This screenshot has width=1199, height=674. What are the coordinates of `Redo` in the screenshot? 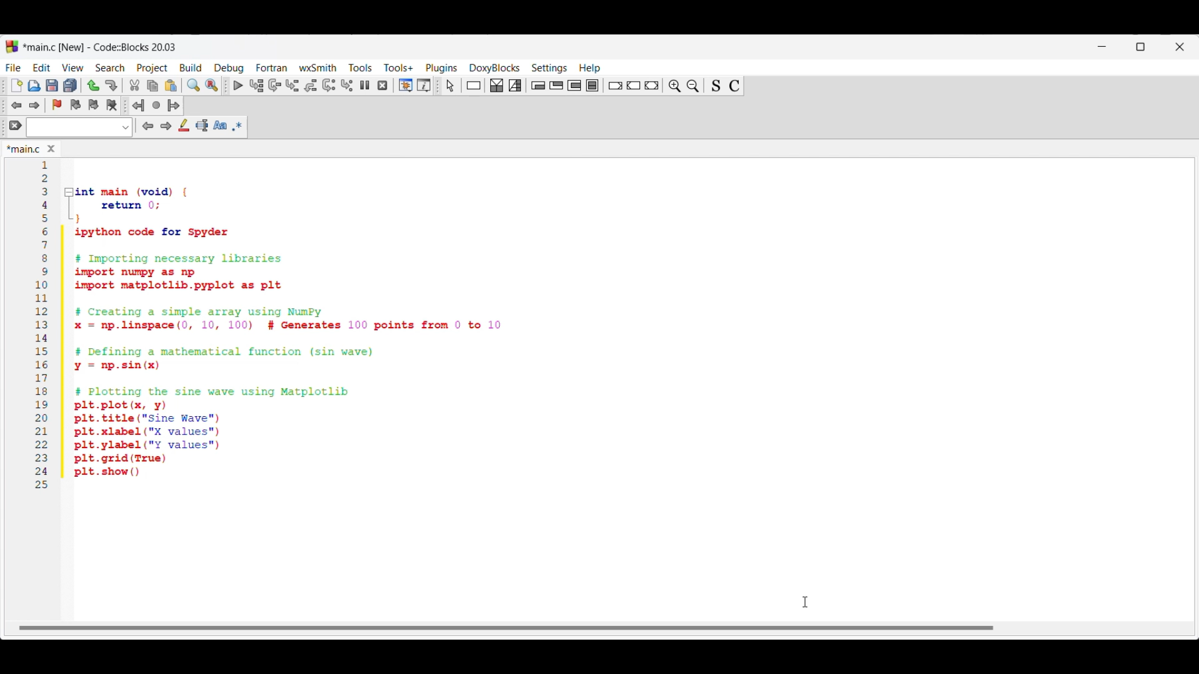 It's located at (111, 85).